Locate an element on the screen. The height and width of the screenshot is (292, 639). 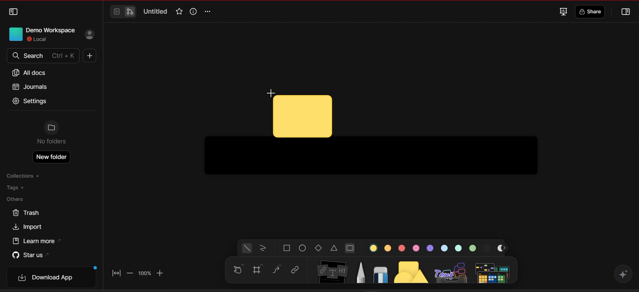
import is located at coordinates (30, 227).